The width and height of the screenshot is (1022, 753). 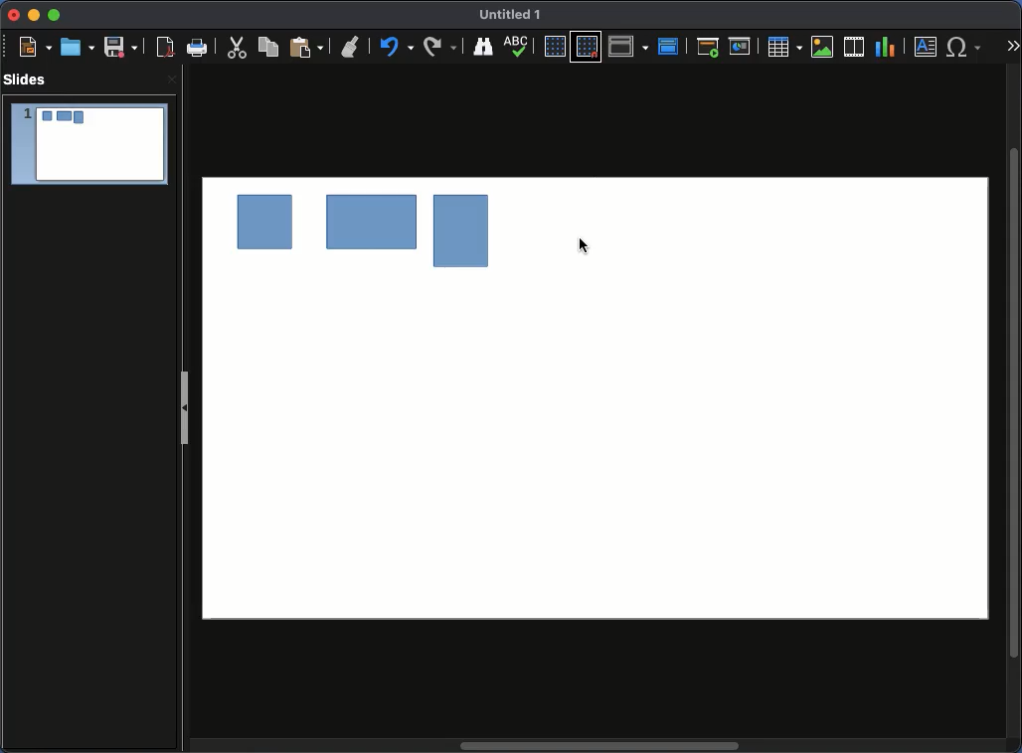 I want to click on More, so click(x=1014, y=46).